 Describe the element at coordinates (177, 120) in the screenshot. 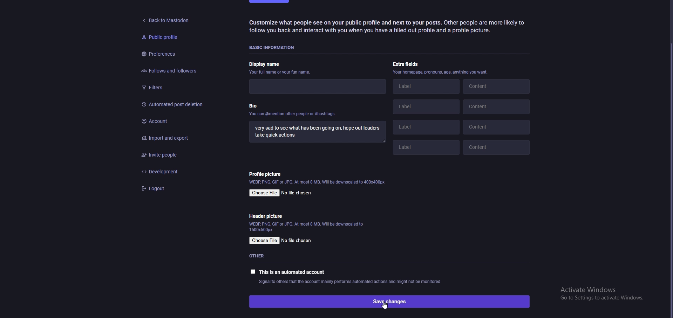

I see `Account` at that location.